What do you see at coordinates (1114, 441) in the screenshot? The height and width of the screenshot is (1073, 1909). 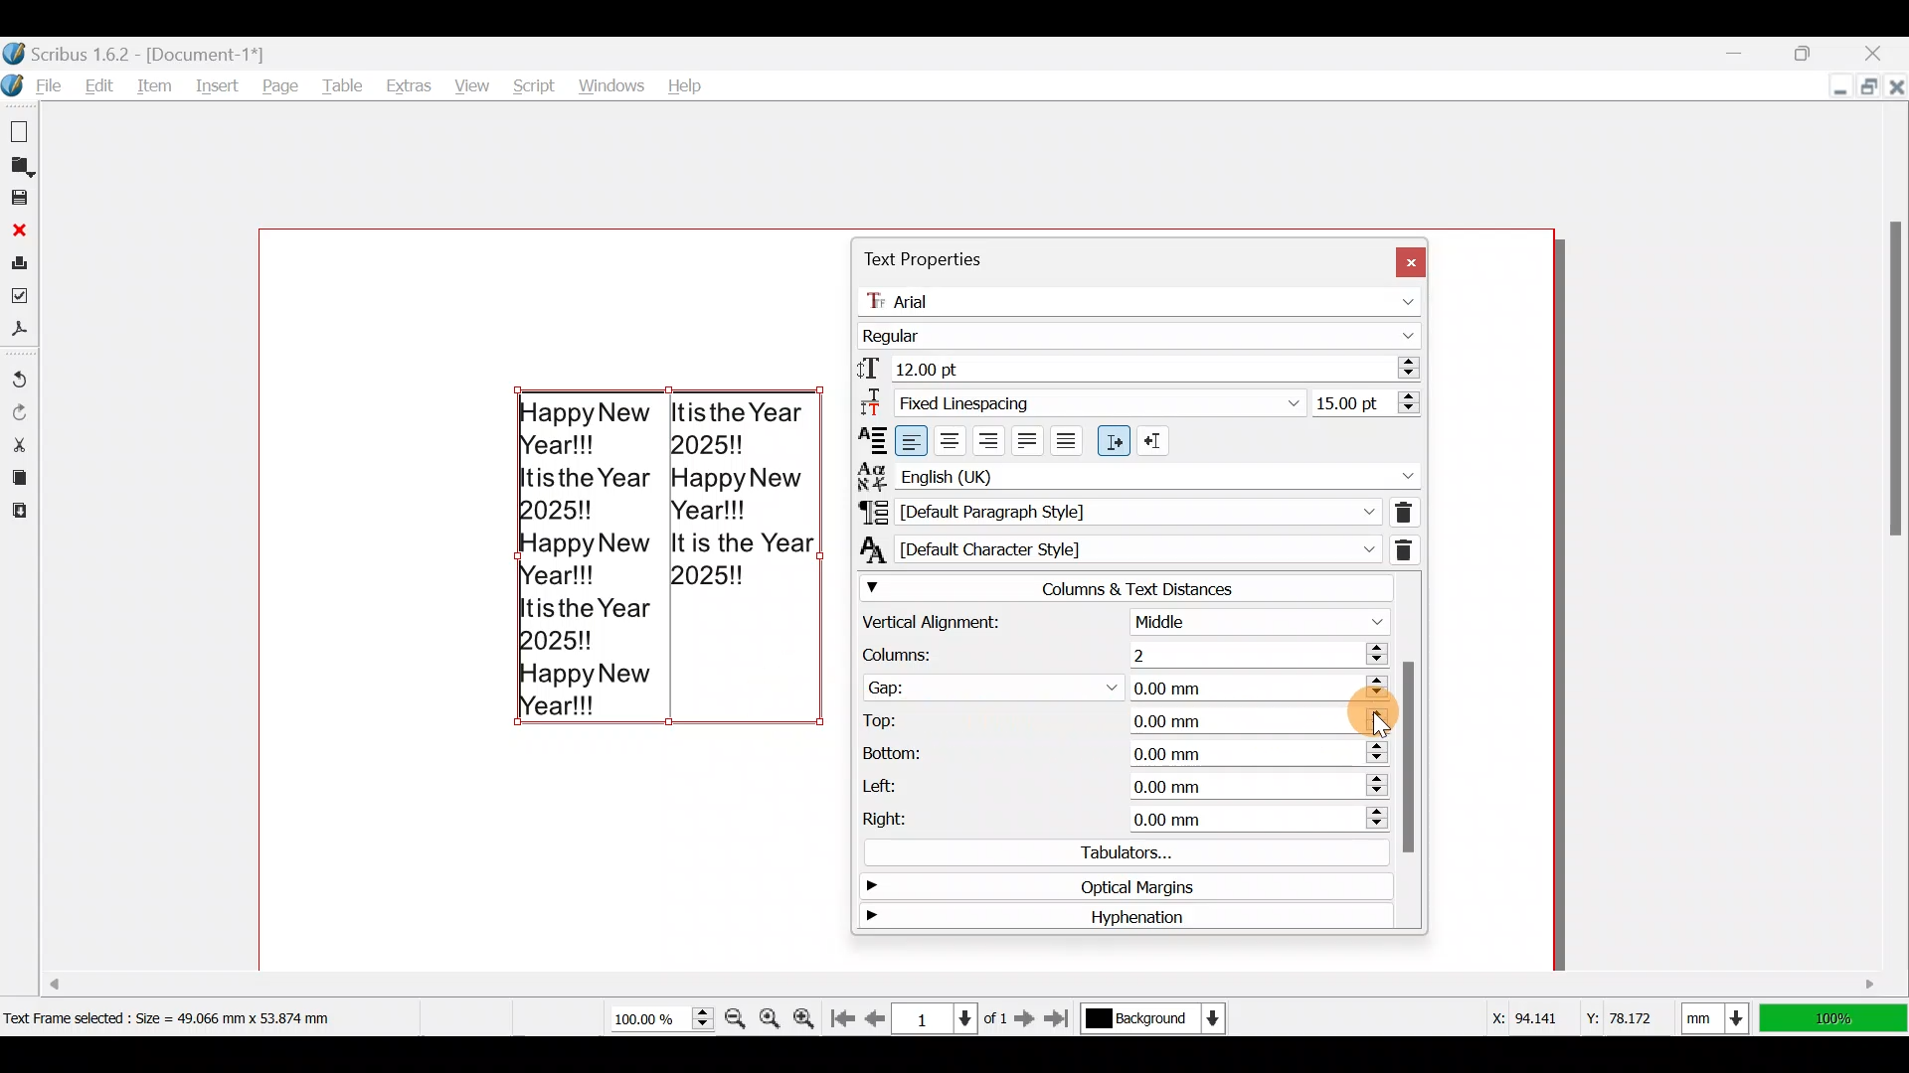 I see `Left to right paragraph` at bounding box center [1114, 441].